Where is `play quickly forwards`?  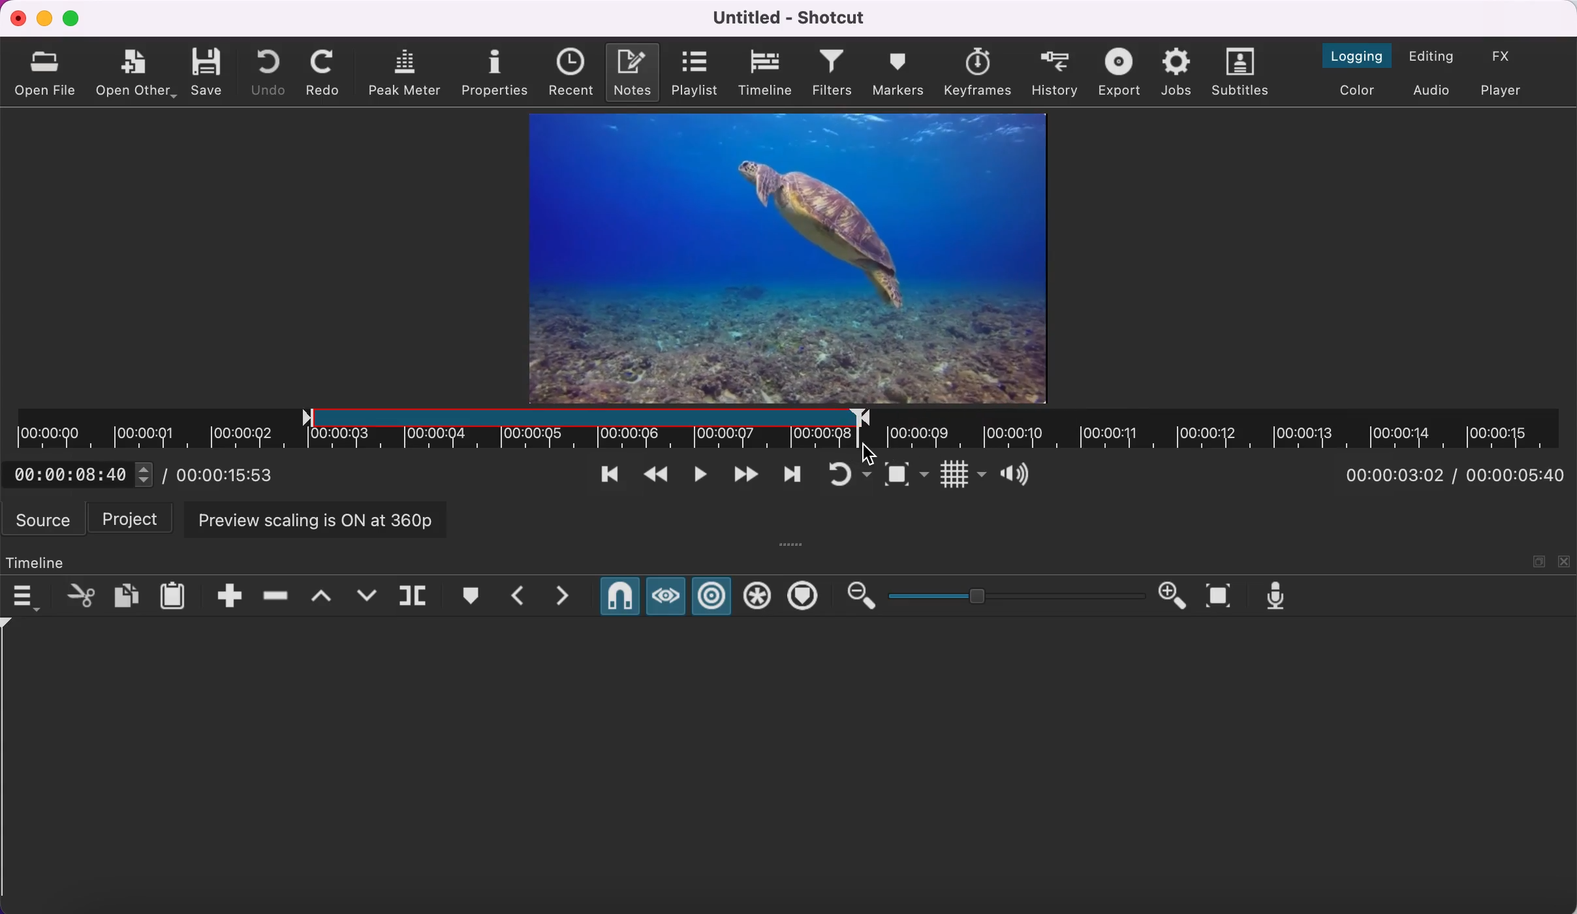
play quickly forwards is located at coordinates (742, 477).